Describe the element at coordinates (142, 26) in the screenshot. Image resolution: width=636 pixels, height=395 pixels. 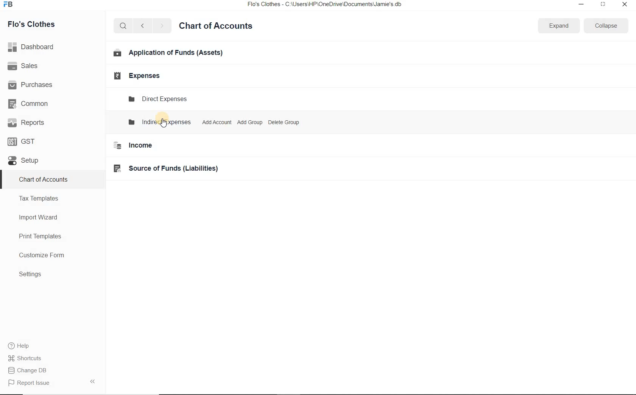
I see `previous` at that location.